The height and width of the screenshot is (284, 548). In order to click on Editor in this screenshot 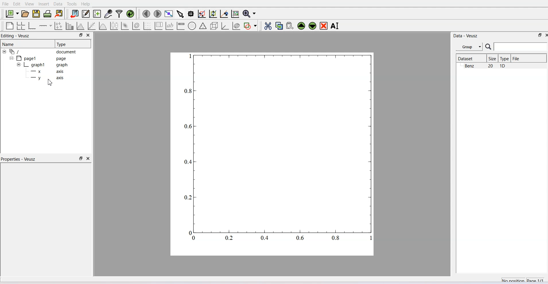, I will do `click(86, 13)`.